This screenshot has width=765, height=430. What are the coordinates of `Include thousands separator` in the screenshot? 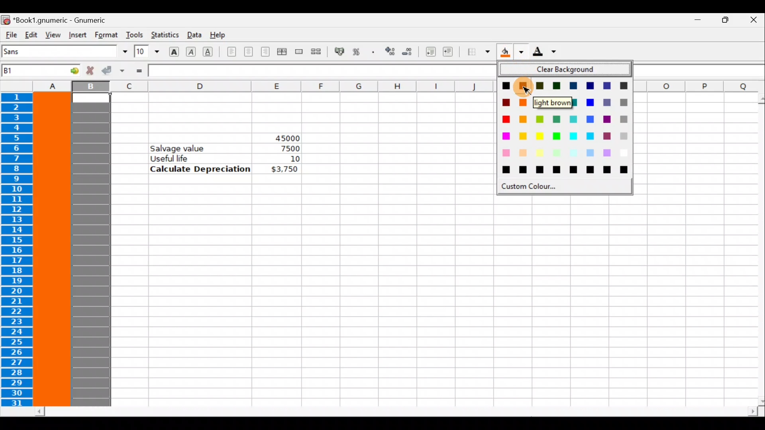 It's located at (373, 52).